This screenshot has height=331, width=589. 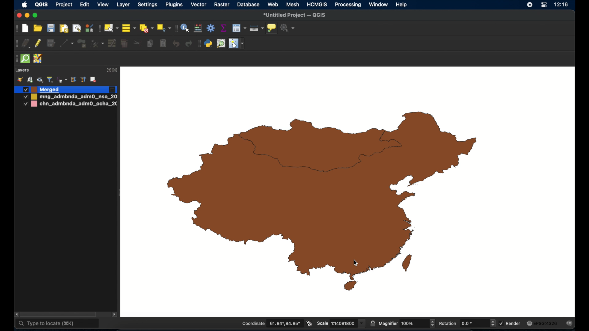 What do you see at coordinates (150, 44) in the screenshot?
I see `copy features` at bounding box center [150, 44].